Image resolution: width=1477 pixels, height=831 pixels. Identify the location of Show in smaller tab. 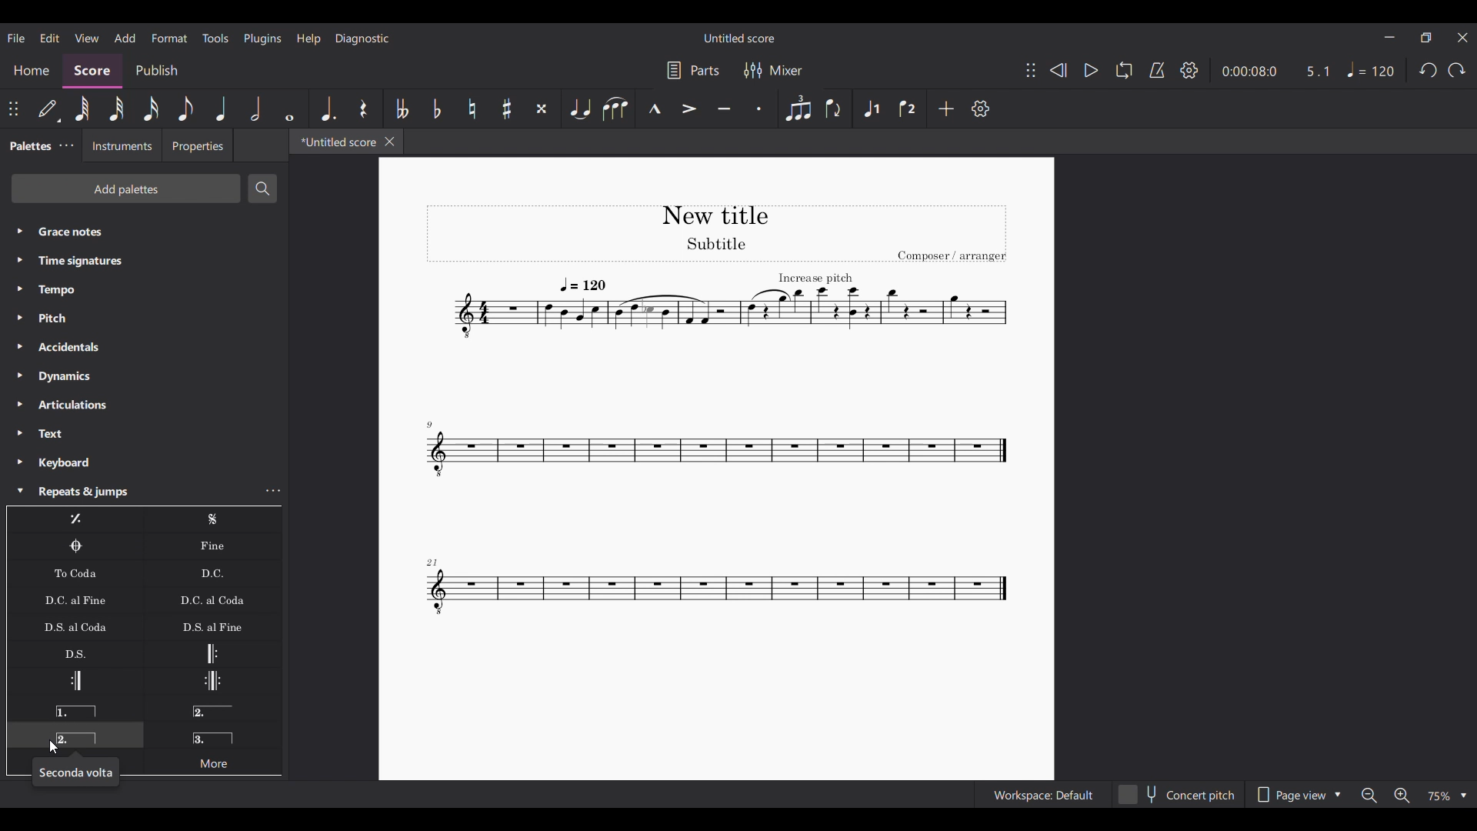
(1425, 38).